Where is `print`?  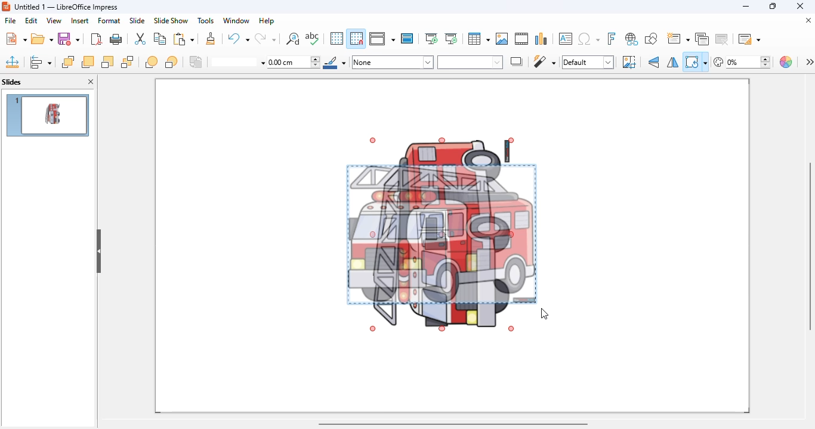 print is located at coordinates (117, 39).